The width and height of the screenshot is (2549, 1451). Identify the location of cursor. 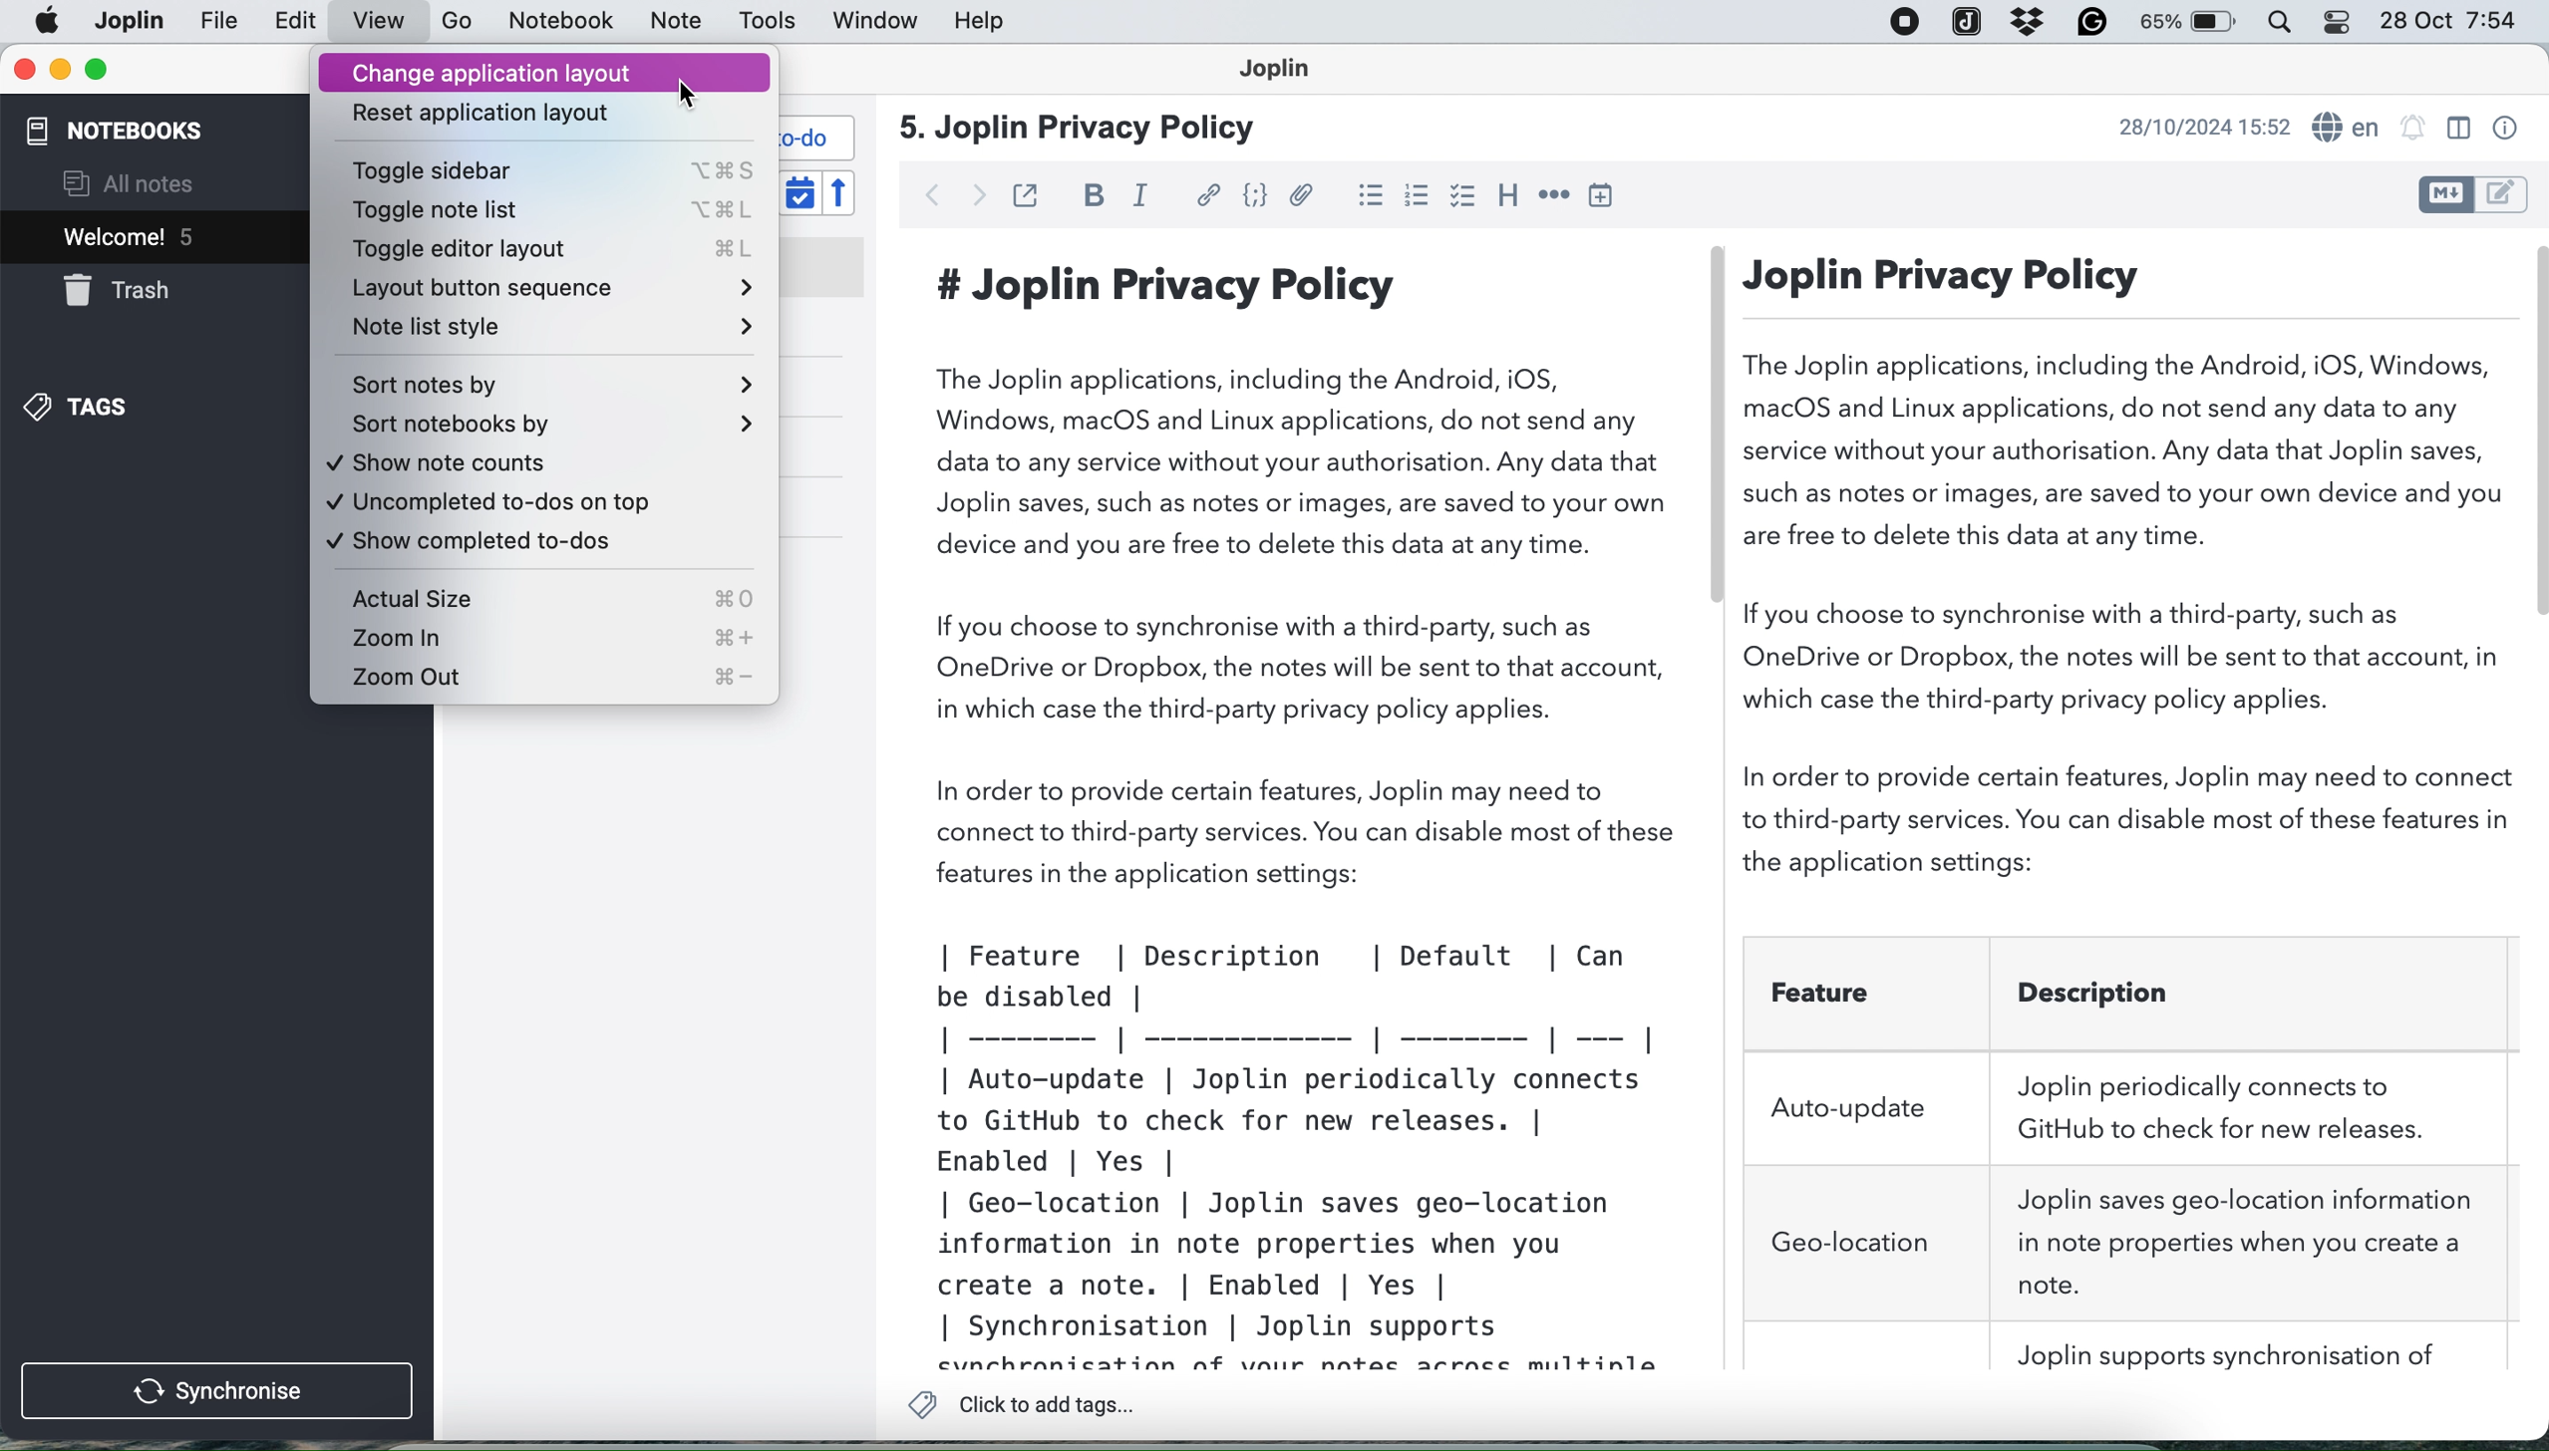
(691, 98).